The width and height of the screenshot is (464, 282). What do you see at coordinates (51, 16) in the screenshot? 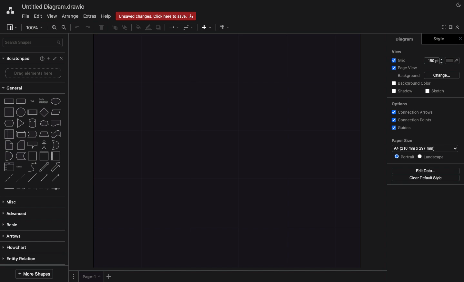
I see `View` at bounding box center [51, 16].